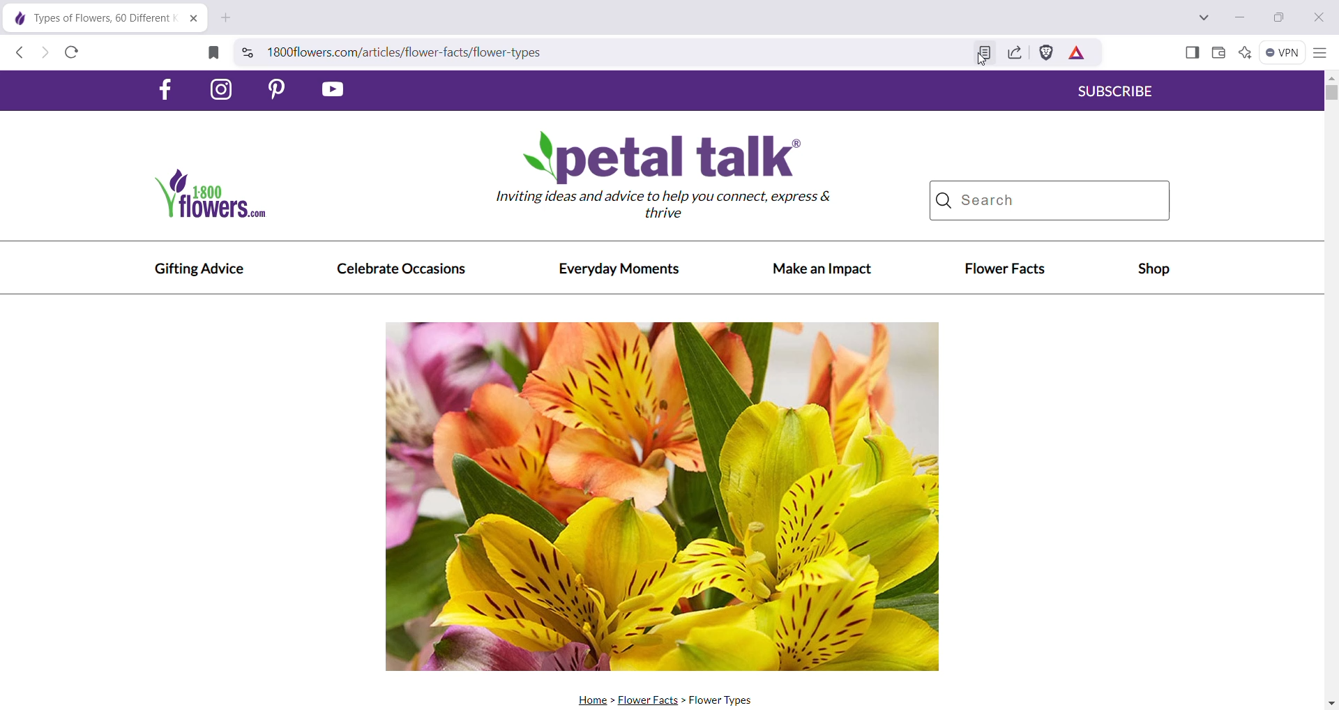  I want to click on Visit site information, so click(247, 51).